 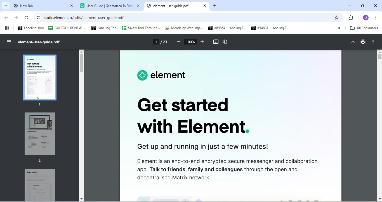 What do you see at coordinates (37, 138) in the screenshot?
I see `Page Preview 2` at bounding box center [37, 138].